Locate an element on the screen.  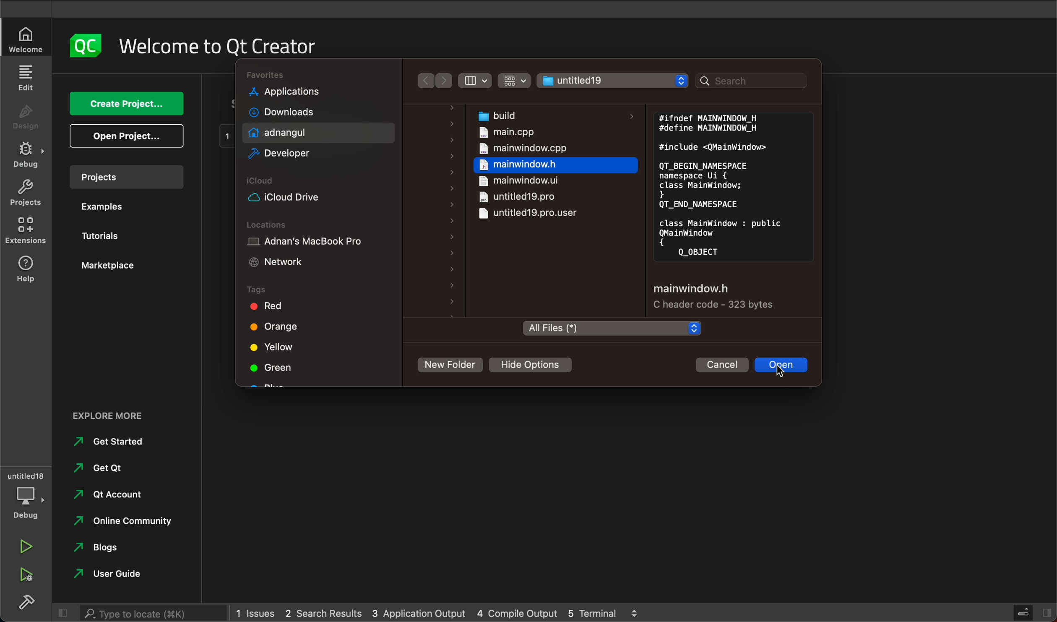
tutorials is located at coordinates (103, 236).